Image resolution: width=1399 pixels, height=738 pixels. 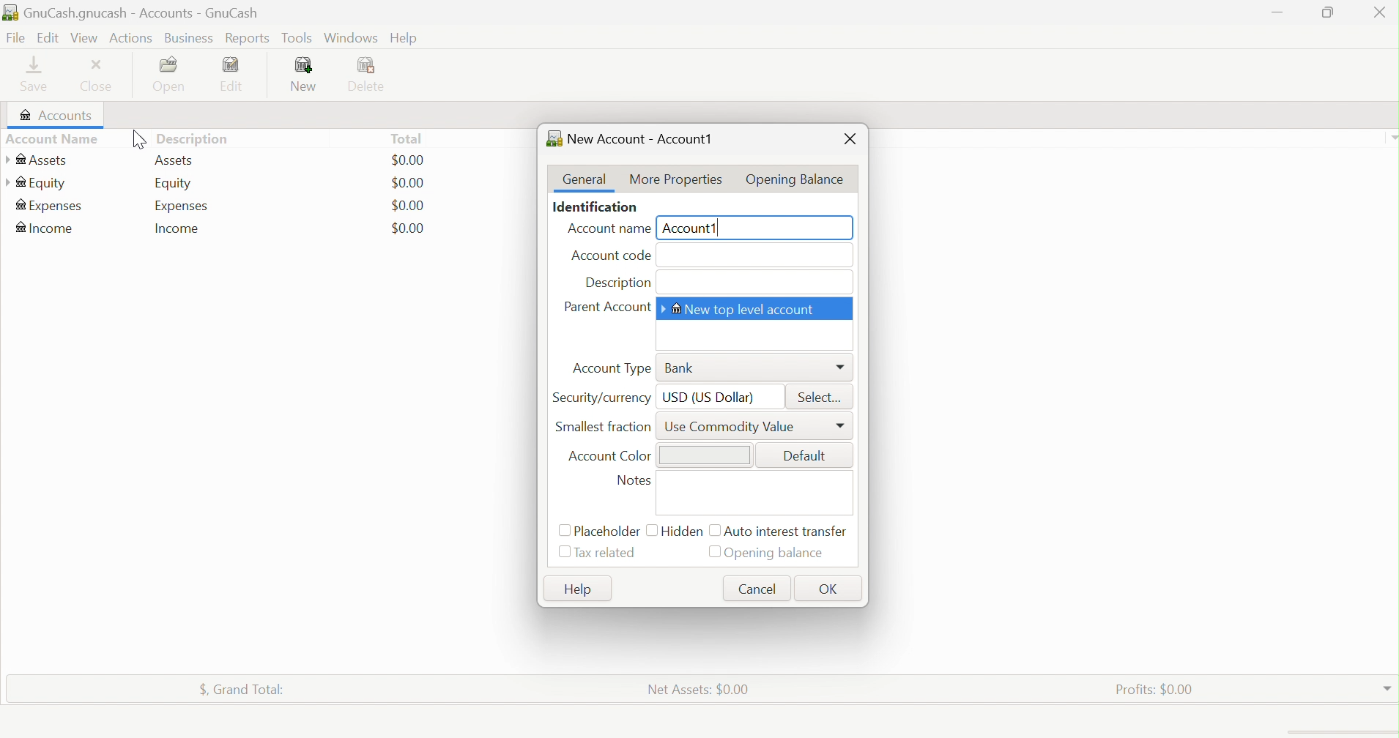 I want to click on Actions, so click(x=133, y=37).